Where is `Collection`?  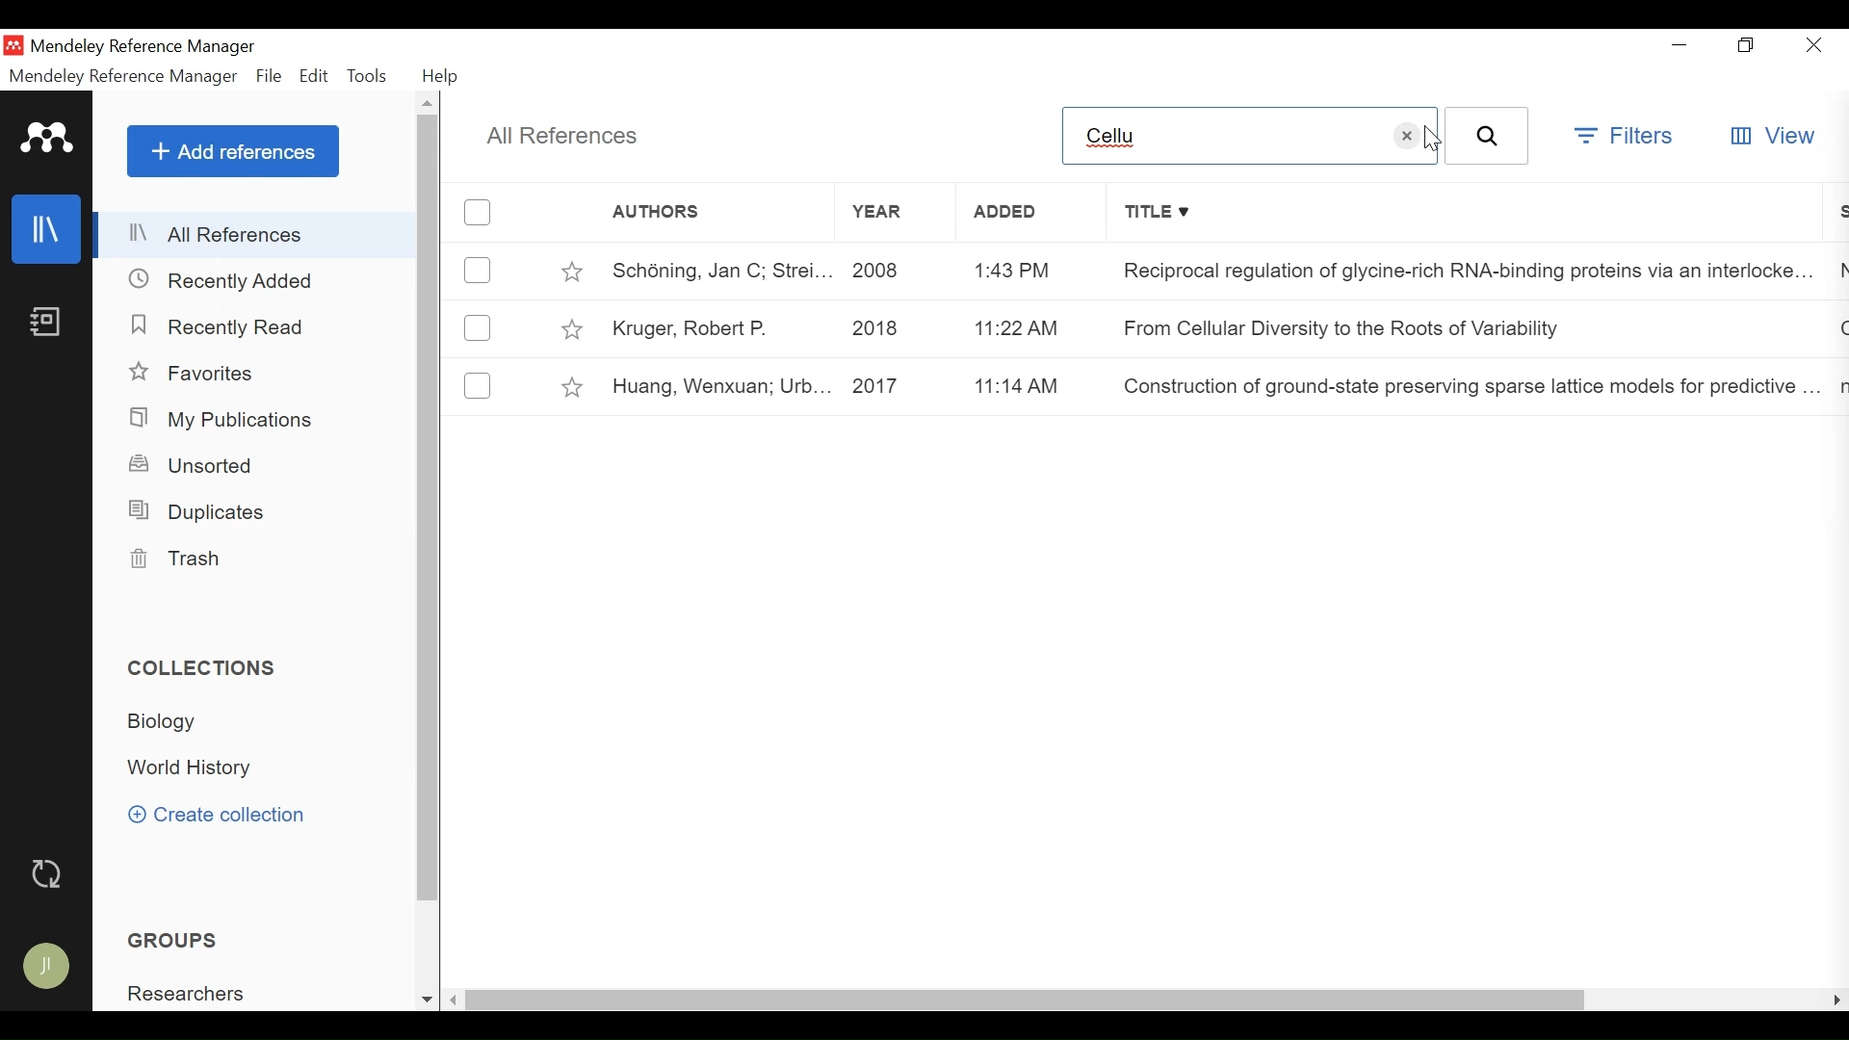
Collection is located at coordinates (205, 668).